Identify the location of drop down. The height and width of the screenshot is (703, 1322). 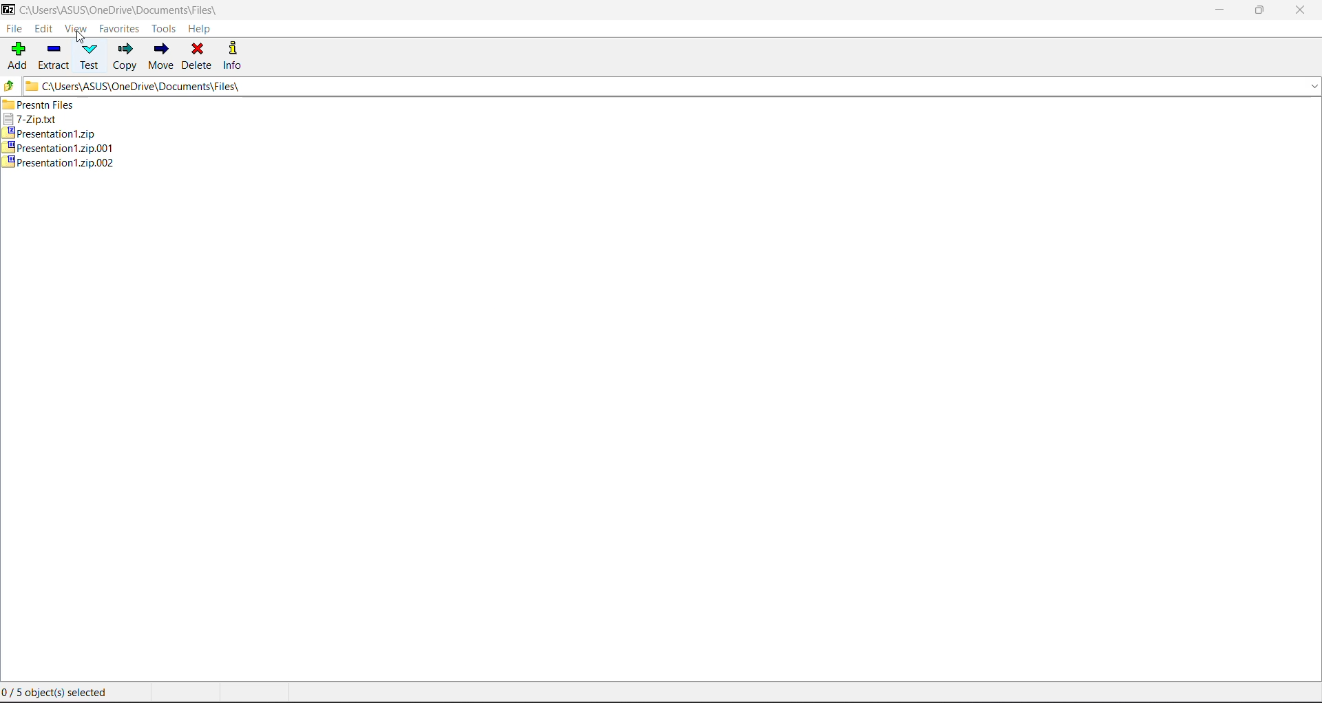
(1310, 87).